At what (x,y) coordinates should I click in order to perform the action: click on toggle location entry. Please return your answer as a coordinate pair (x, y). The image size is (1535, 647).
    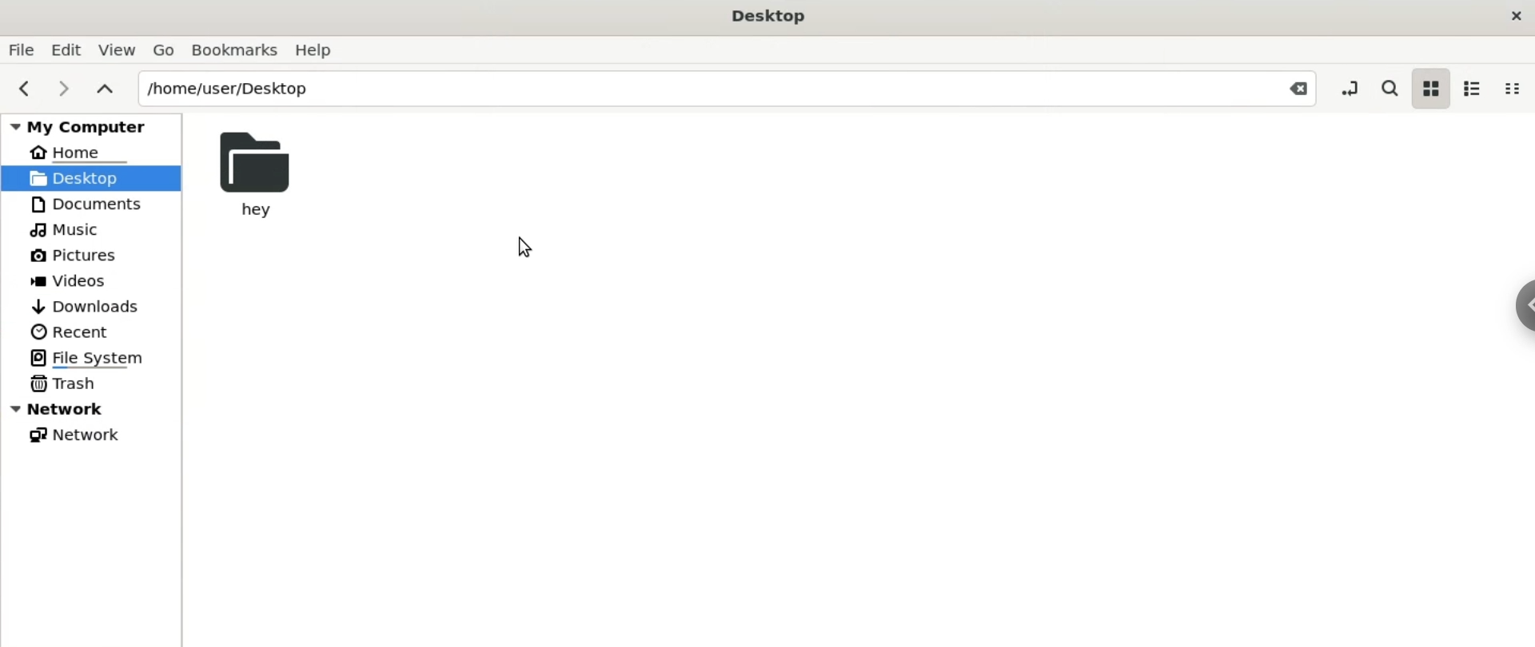
    Looking at the image, I should click on (1350, 91).